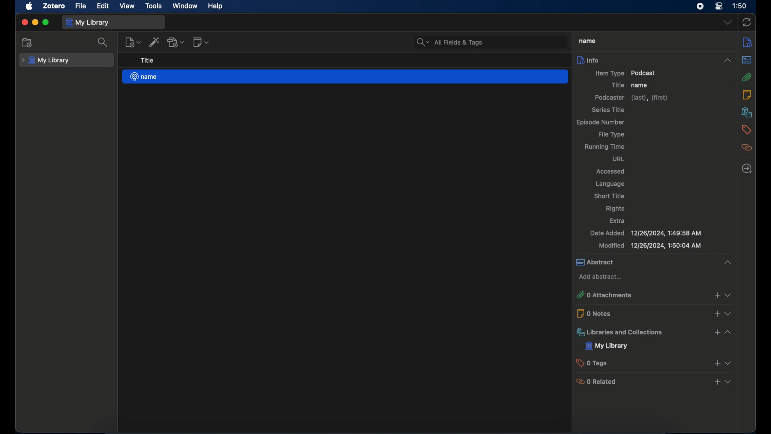 Image resolution: width=771 pixels, height=434 pixels. Describe the element at coordinates (201, 42) in the screenshot. I see `new note` at that location.